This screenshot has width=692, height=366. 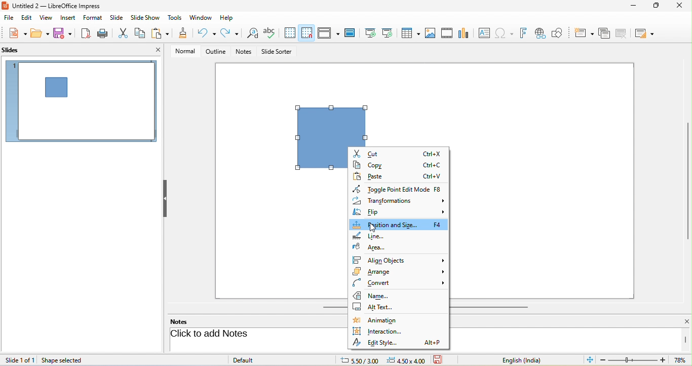 I want to click on text box, so click(x=483, y=33).